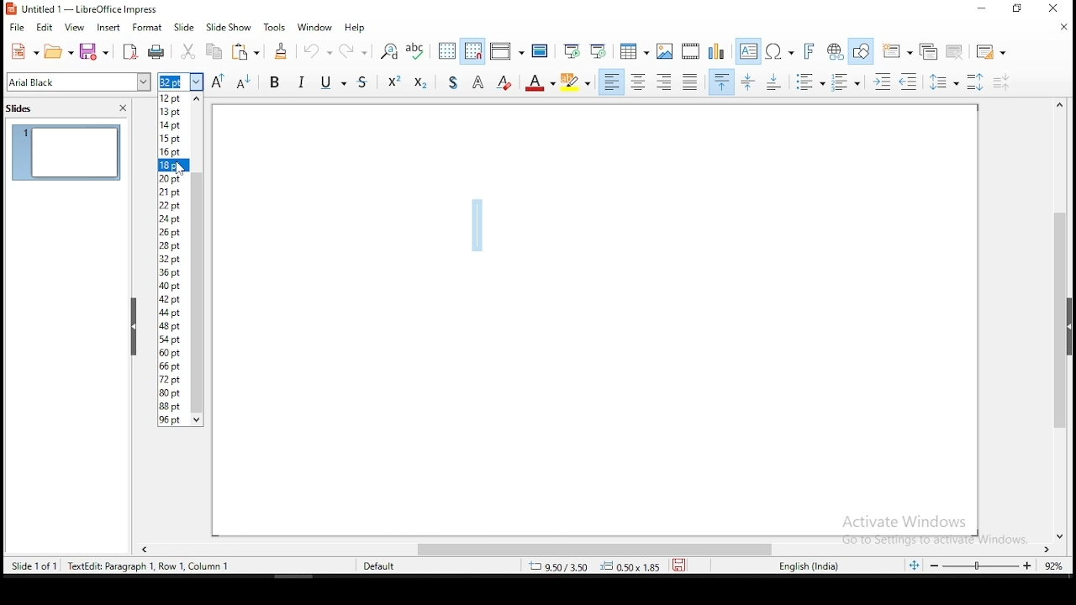 The image size is (1076, 605). I want to click on help, so click(356, 28).